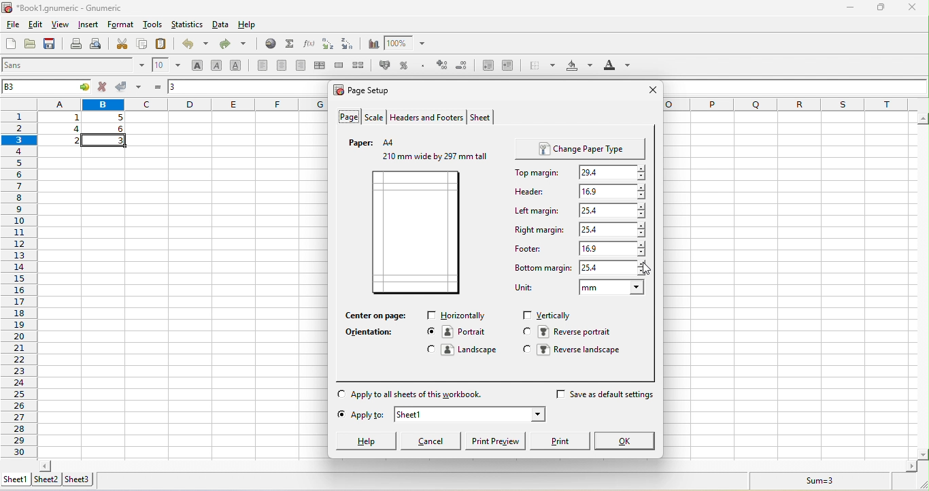 This screenshot has height=491, width=929. I want to click on font size, so click(166, 66).